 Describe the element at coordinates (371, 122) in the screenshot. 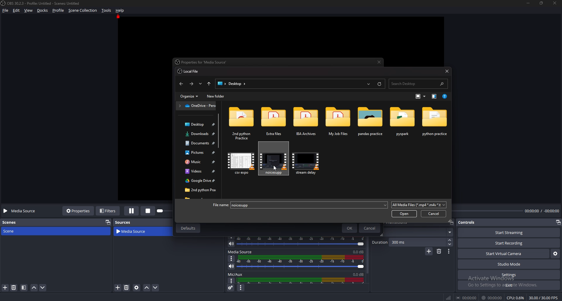

I see `folder` at that location.